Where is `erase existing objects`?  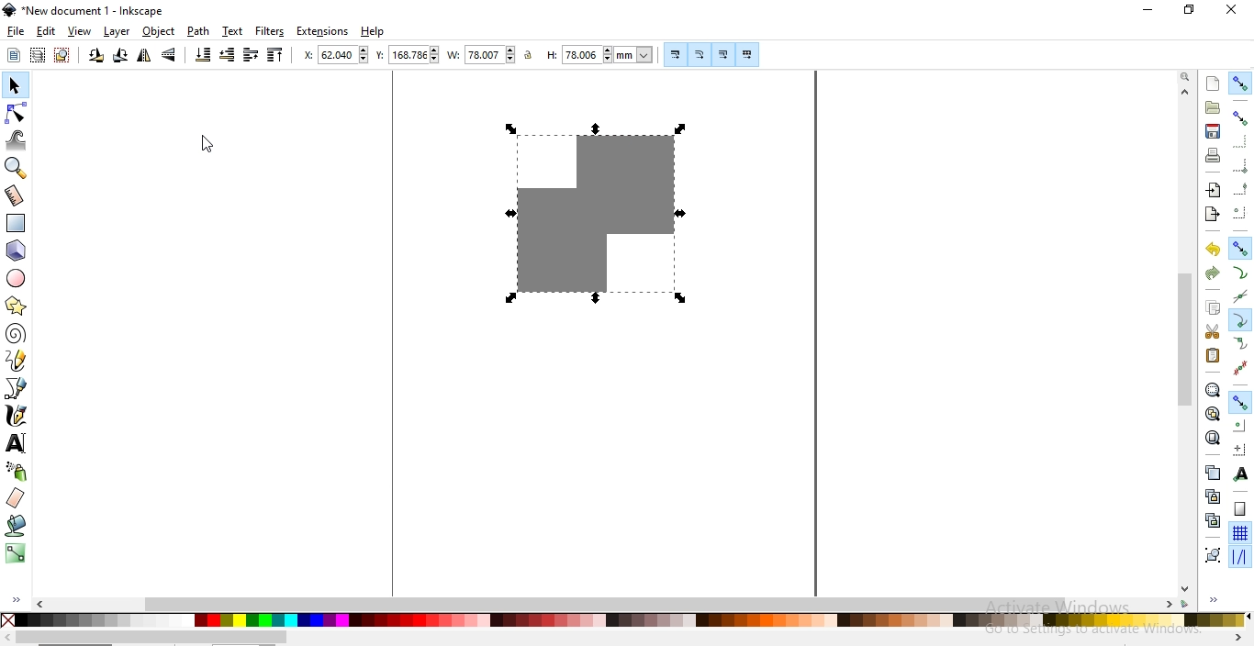
erase existing objects is located at coordinates (15, 497).